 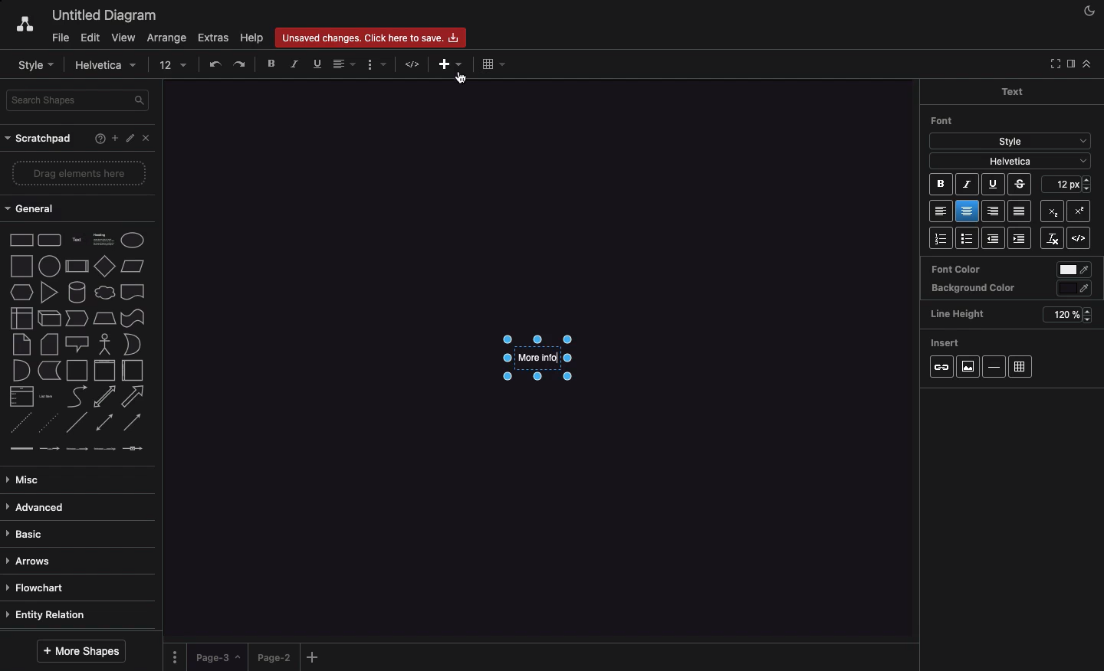 What do you see at coordinates (967, 366) in the screenshot?
I see `Image` at bounding box center [967, 366].